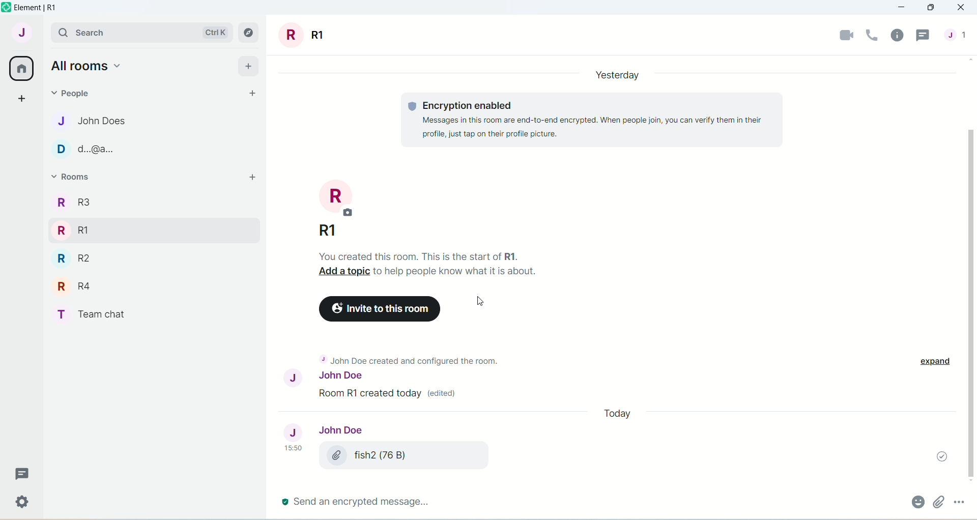 This screenshot has height=520, width=977. I want to click on room info, so click(897, 36).